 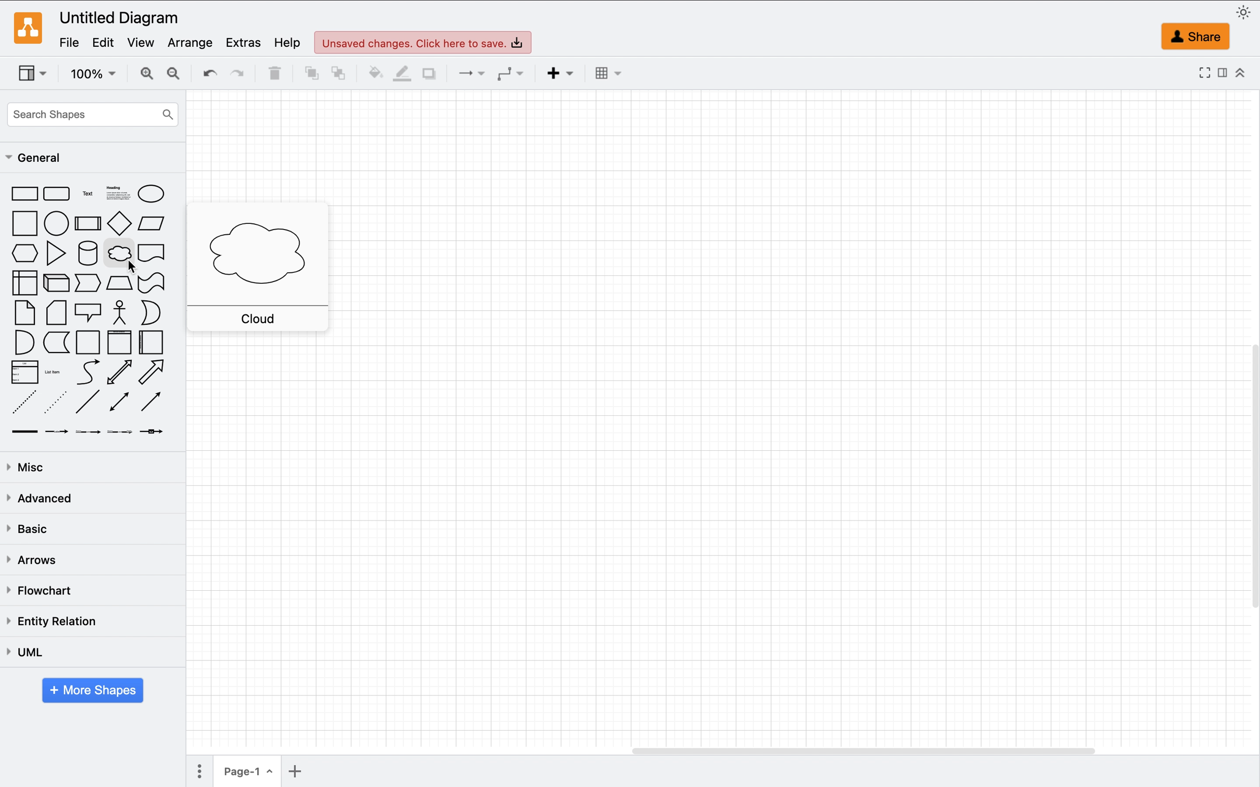 What do you see at coordinates (122, 433) in the screenshot?
I see `connector with three labels` at bounding box center [122, 433].